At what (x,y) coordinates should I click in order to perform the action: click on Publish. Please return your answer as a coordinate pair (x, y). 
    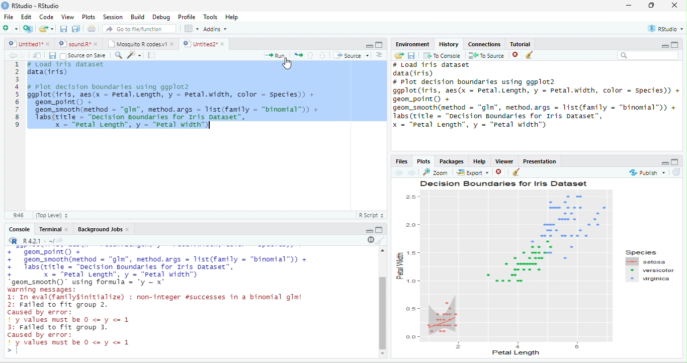
    Looking at the image, I should click on (646, 172).